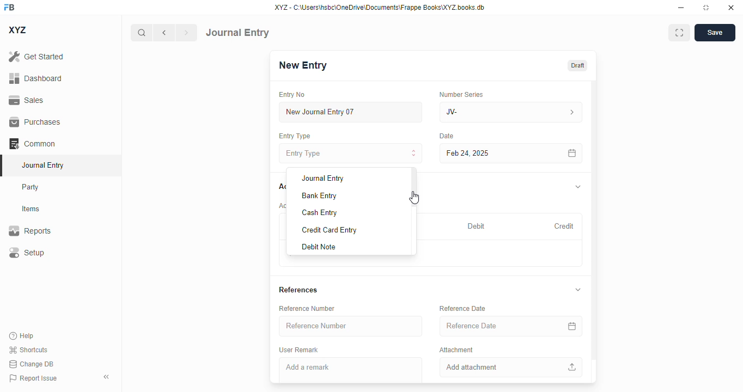 The height and width of the screenshot is (392, 743). Describe the element at coordinates (293, 94) in the screenshot. I see `entry no` at that location.